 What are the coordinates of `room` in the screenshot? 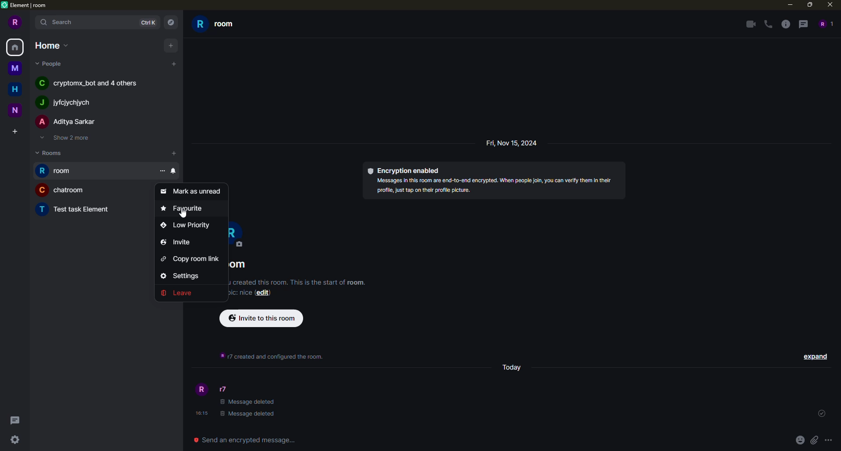 It's located at (242, 265).